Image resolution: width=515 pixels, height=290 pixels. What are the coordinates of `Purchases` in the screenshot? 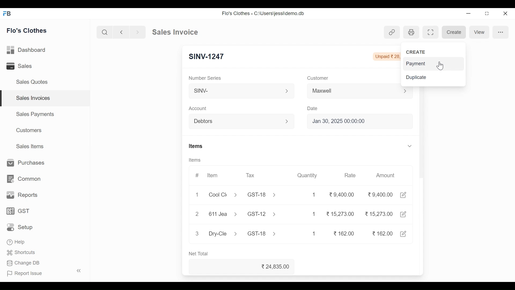 It's located at (24, 163).